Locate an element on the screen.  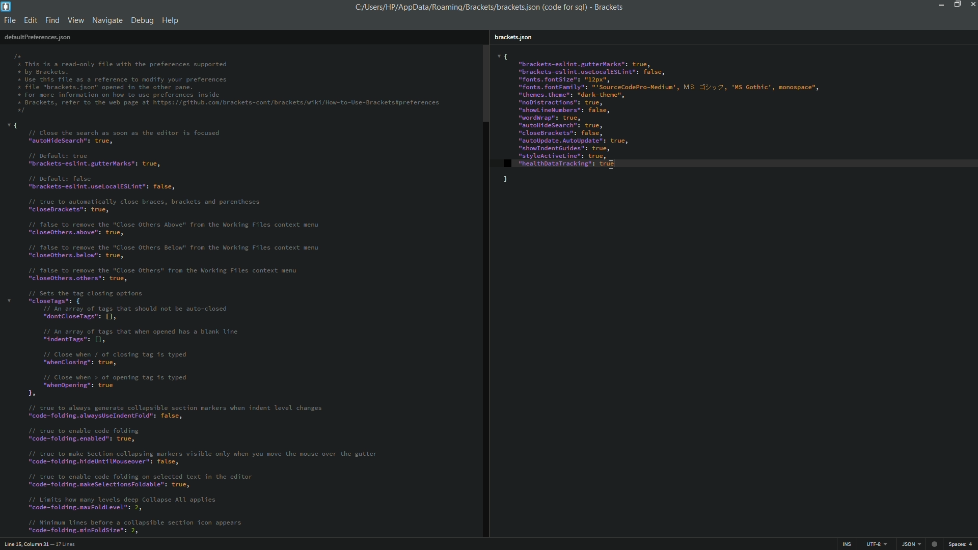
Help menu is located at coordinates (172, 20).